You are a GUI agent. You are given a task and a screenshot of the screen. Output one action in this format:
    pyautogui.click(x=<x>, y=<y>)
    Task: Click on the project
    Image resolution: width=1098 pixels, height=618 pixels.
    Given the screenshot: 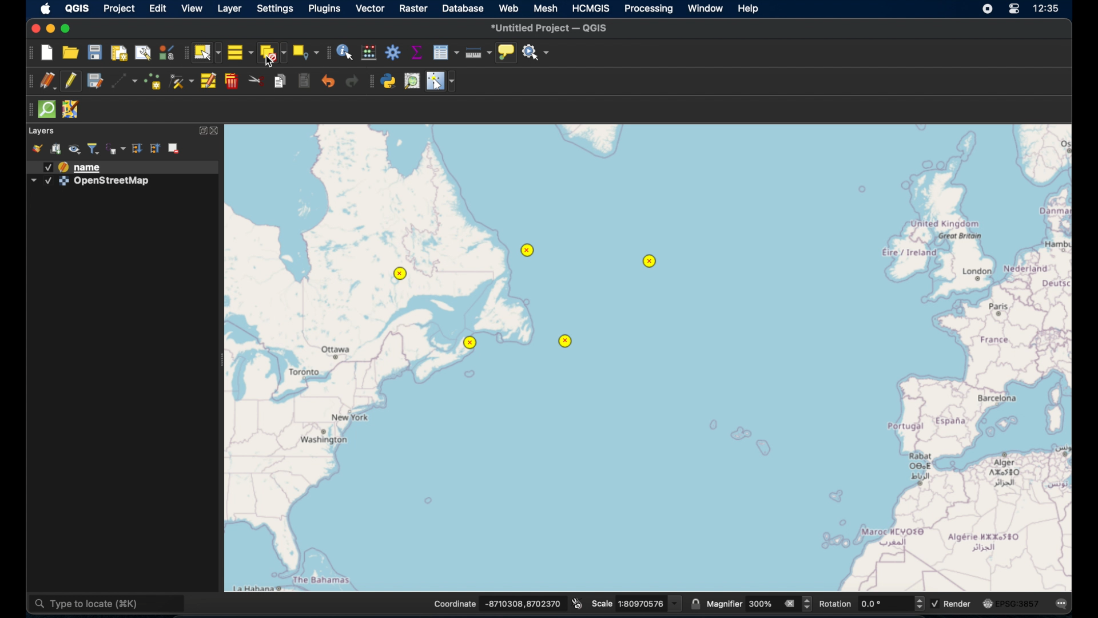 What is the action you would take?
    pyautogui.click(x=120, y=10)
    